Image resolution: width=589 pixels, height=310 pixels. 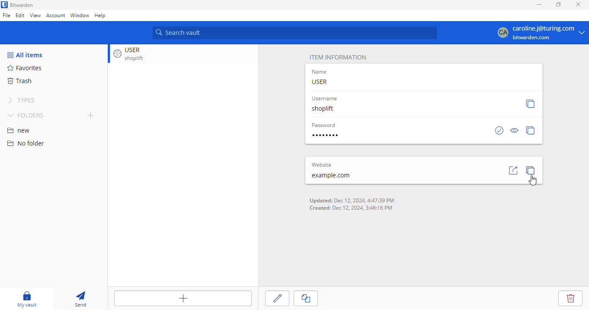 I want to click on copy URL, so click(x=532, y=170).